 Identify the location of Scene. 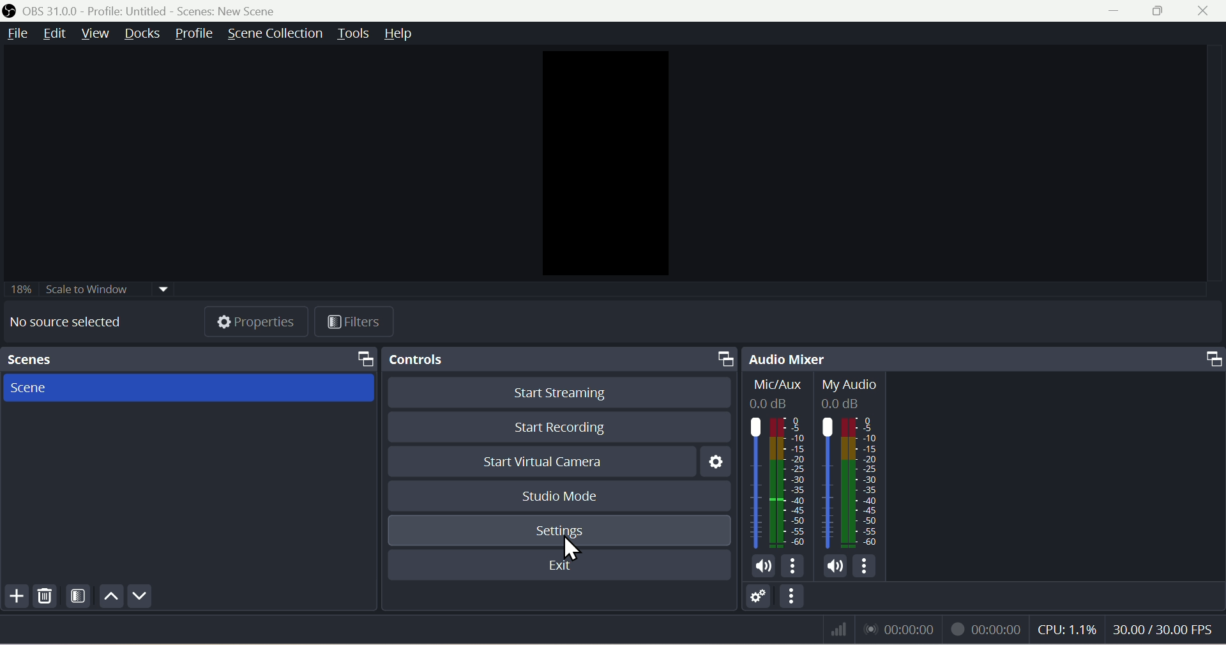
(184, 388).